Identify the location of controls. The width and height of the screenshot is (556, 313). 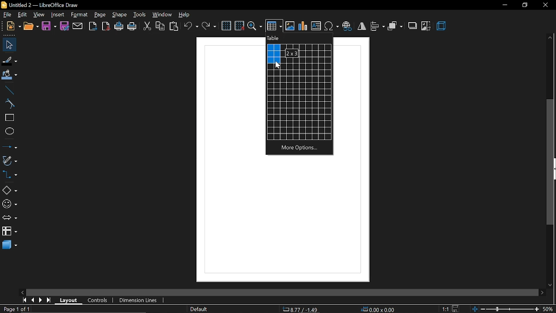
(98, 300).